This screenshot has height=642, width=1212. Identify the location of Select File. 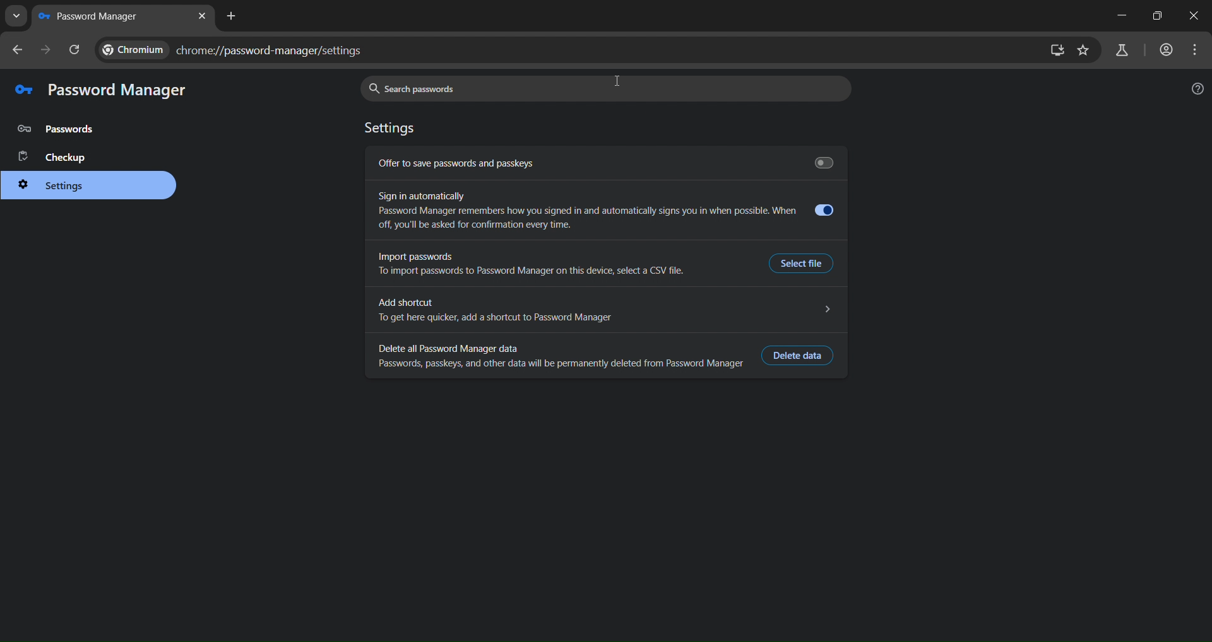
(802, 265).